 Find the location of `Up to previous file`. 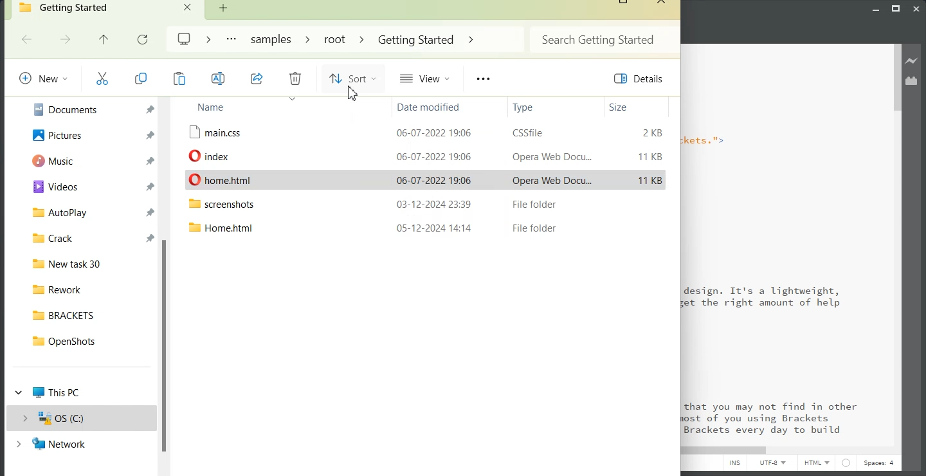

Up to previous file is located at coordinates (104, 39).